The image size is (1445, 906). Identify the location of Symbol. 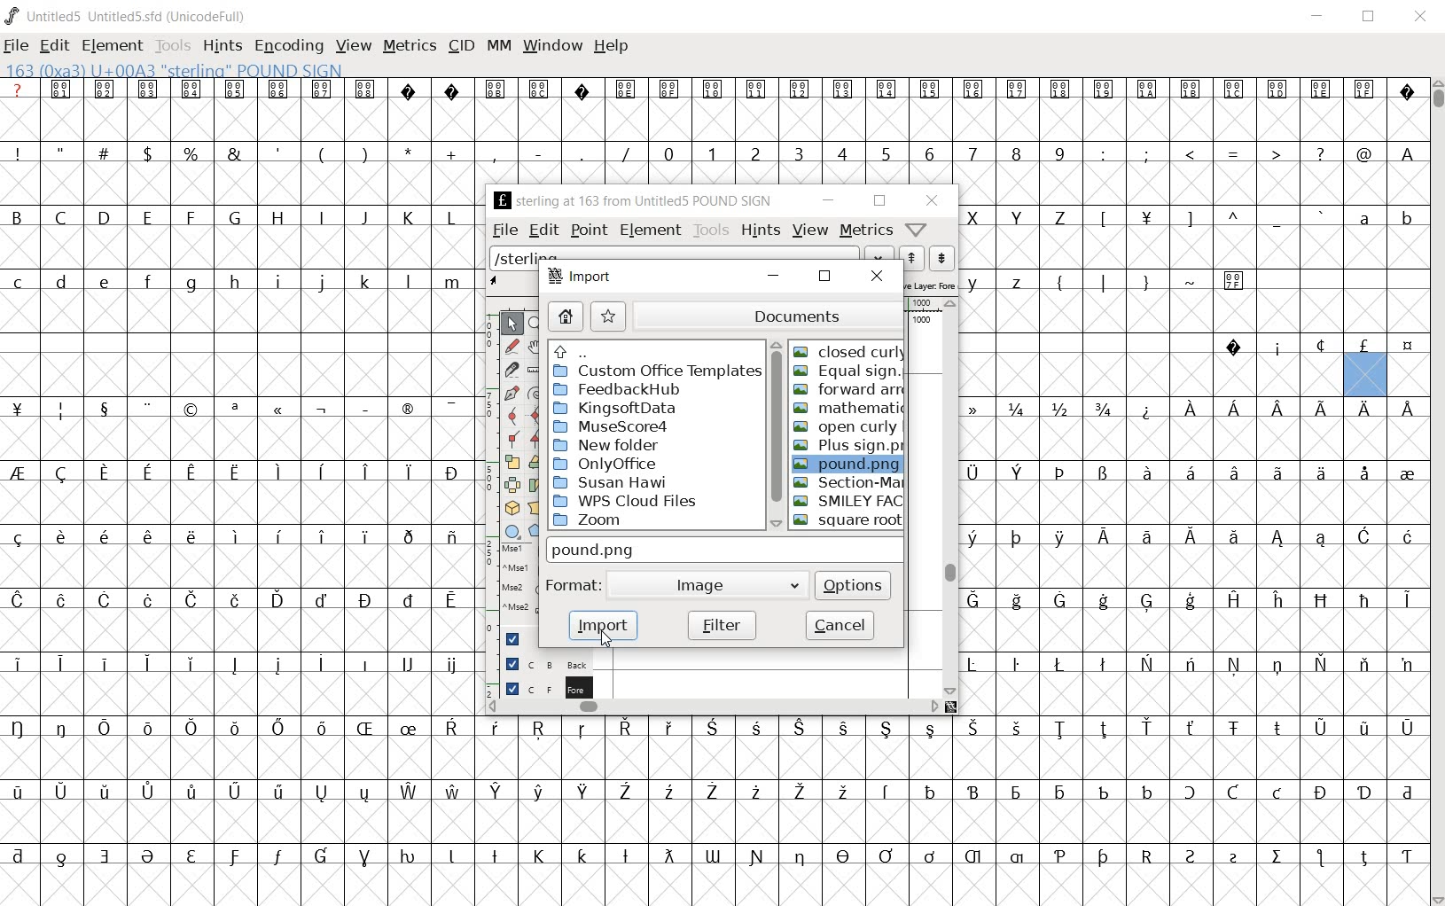
(1102, 791).